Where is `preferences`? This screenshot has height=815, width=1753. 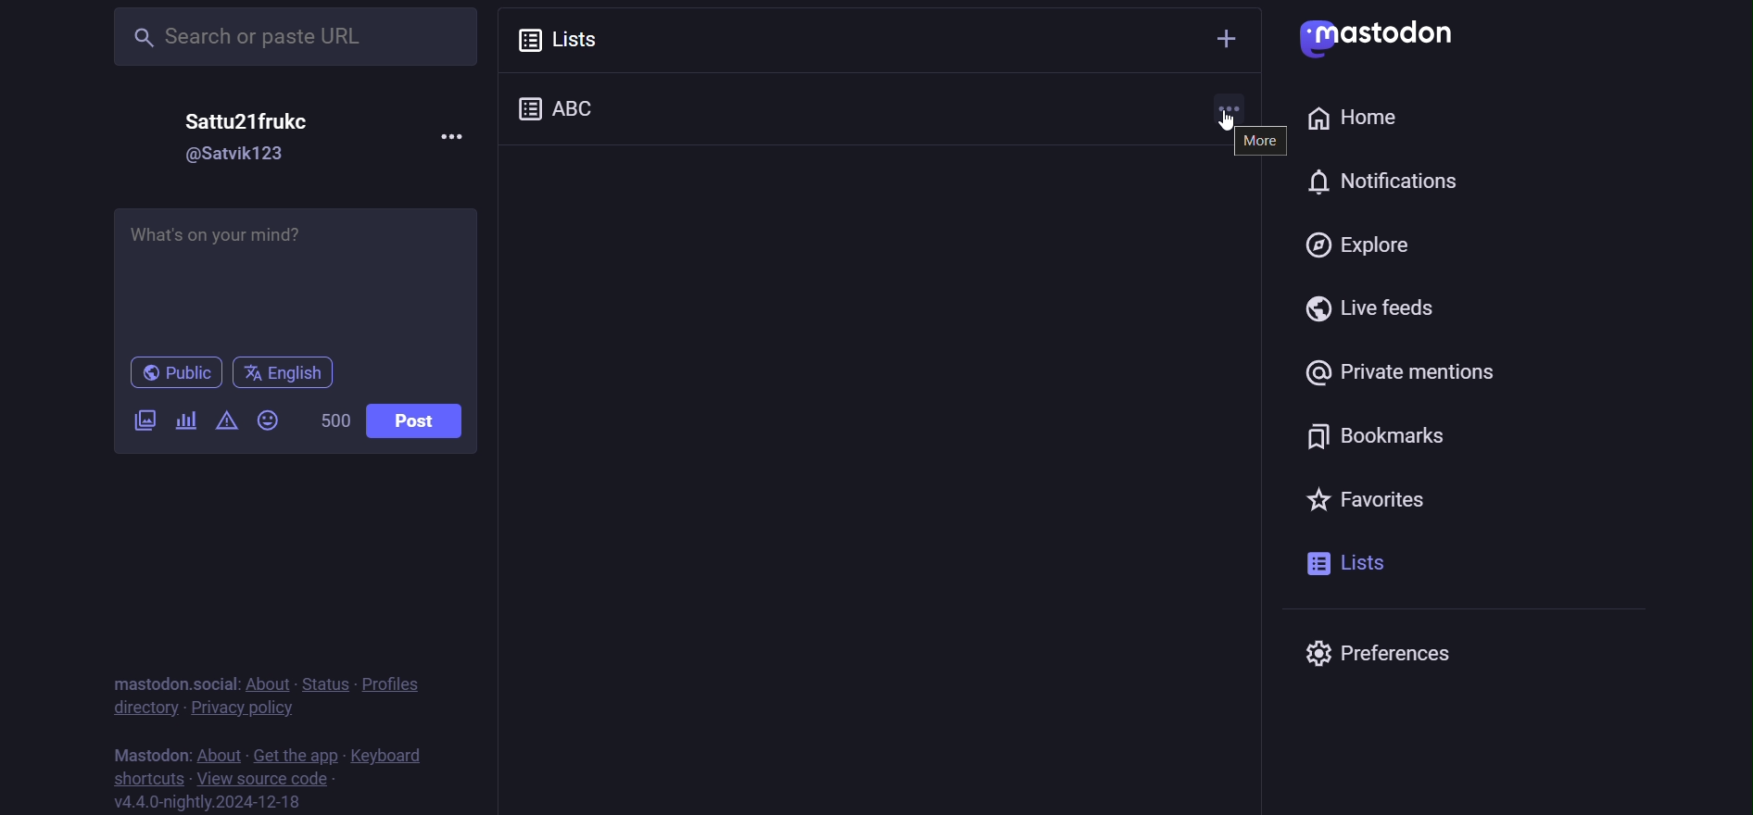 preferences is located at coordinates (1395, 654).